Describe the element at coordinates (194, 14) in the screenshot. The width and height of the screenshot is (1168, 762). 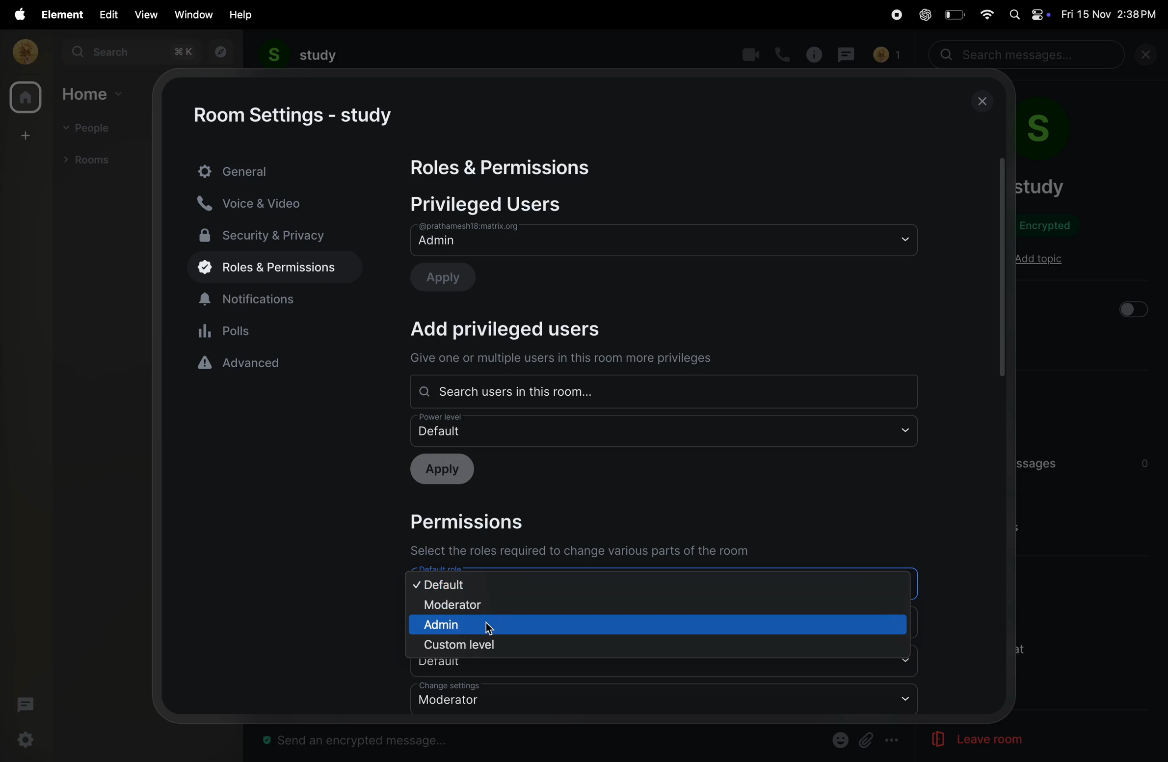
I see `window` at that location.